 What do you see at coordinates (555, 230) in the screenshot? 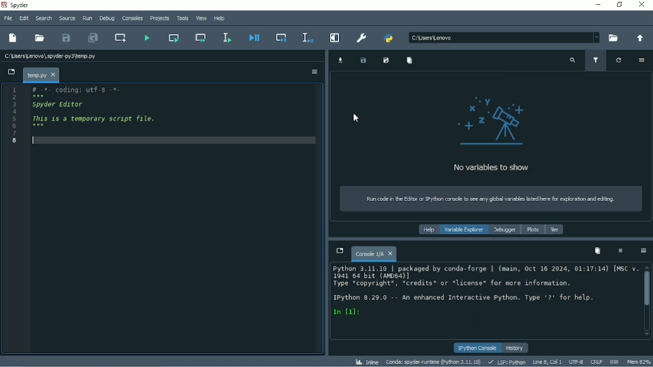
I see `Files` at bounding box center [555, 230].